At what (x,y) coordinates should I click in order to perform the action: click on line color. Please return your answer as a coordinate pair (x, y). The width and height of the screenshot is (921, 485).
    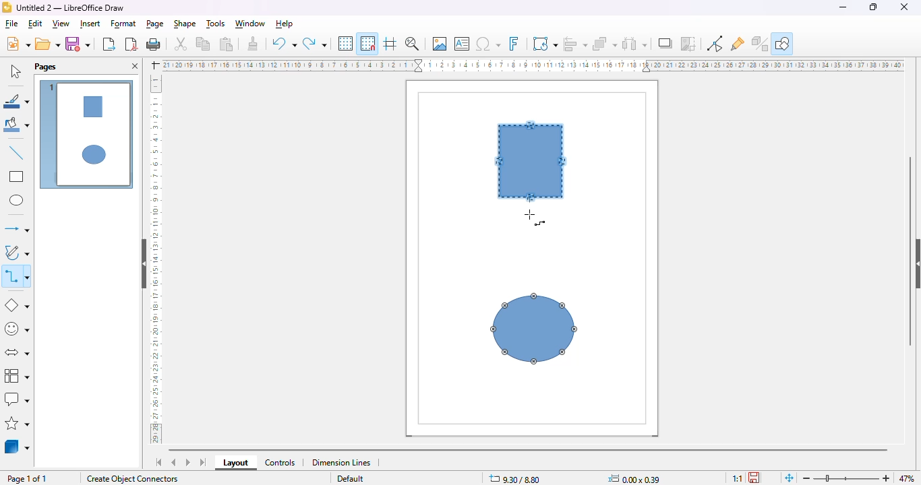
    Looking at the image, I should click on (16, 101).